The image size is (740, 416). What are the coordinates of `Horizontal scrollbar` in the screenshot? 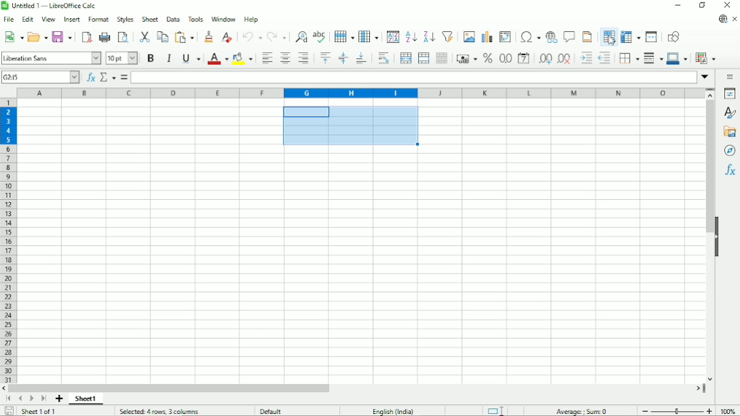 It's located at (170, 388).